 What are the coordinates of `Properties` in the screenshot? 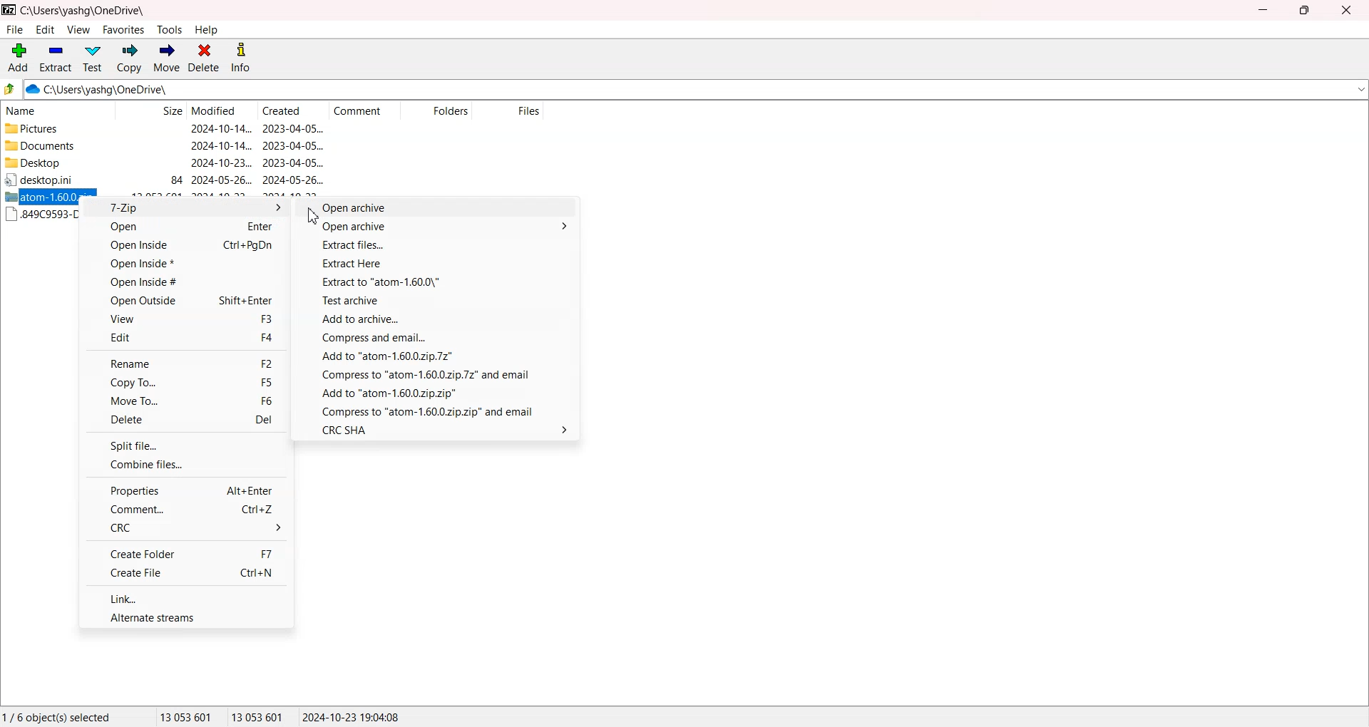 It's located at (185, 490).